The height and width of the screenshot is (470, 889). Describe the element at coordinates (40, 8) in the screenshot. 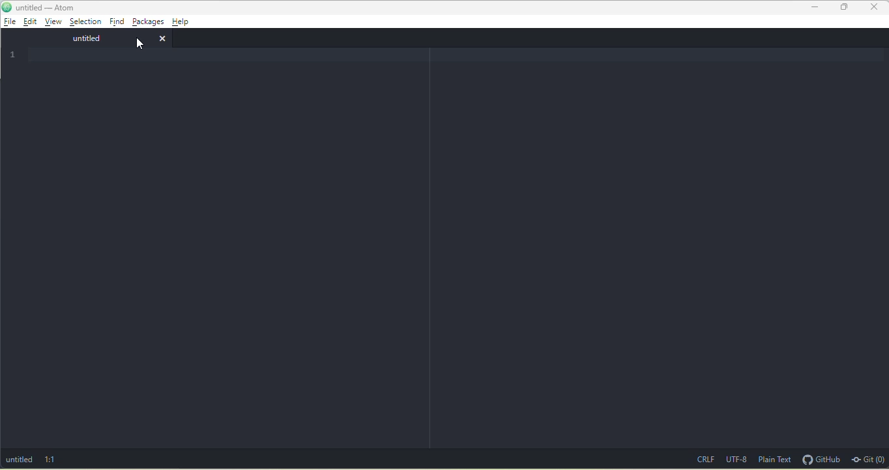

I see `title` at that location.